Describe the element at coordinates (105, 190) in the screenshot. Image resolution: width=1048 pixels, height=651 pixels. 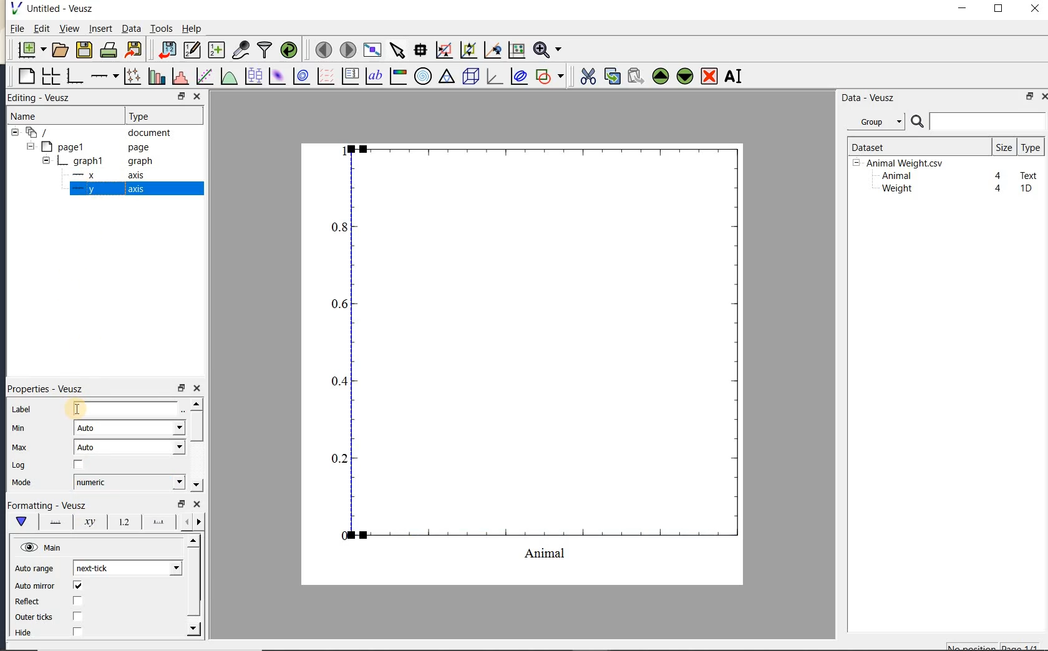
I see `axis` at that location.